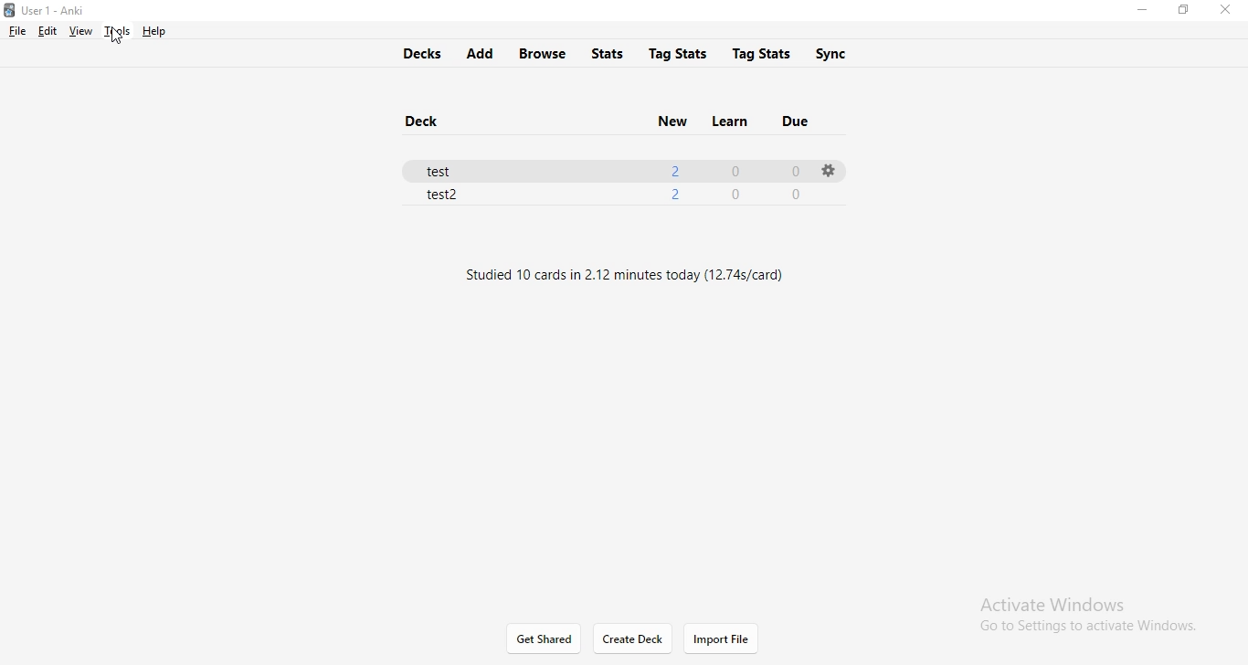 This screenshot has width=1248, height=665. Describe the element at coordinates (799, 119) in the screenshot. I see `due` at that location.